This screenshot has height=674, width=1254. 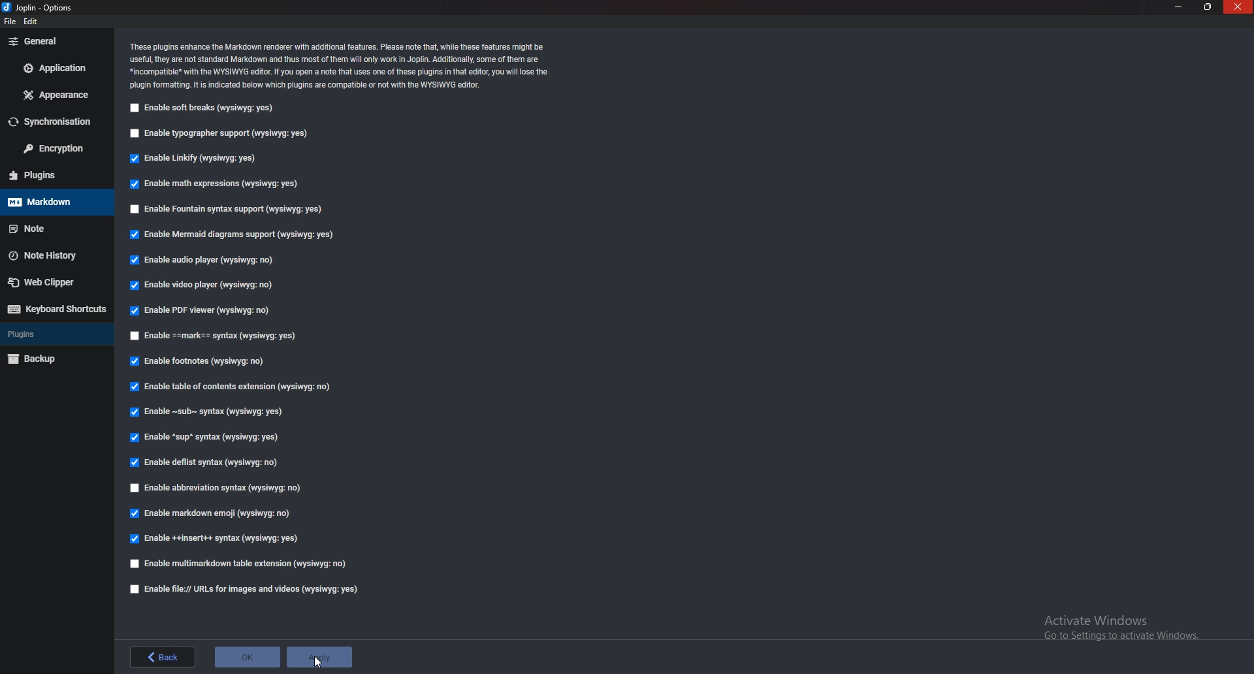 What do you see at coordinates (54, 41) in the screenshot?
I see `General` at bounding box center [54, 41].